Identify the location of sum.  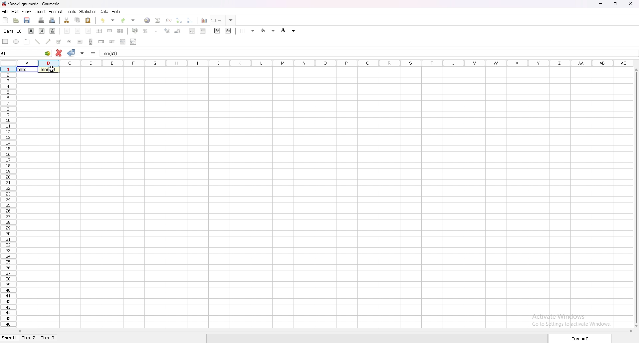
(157, 20).